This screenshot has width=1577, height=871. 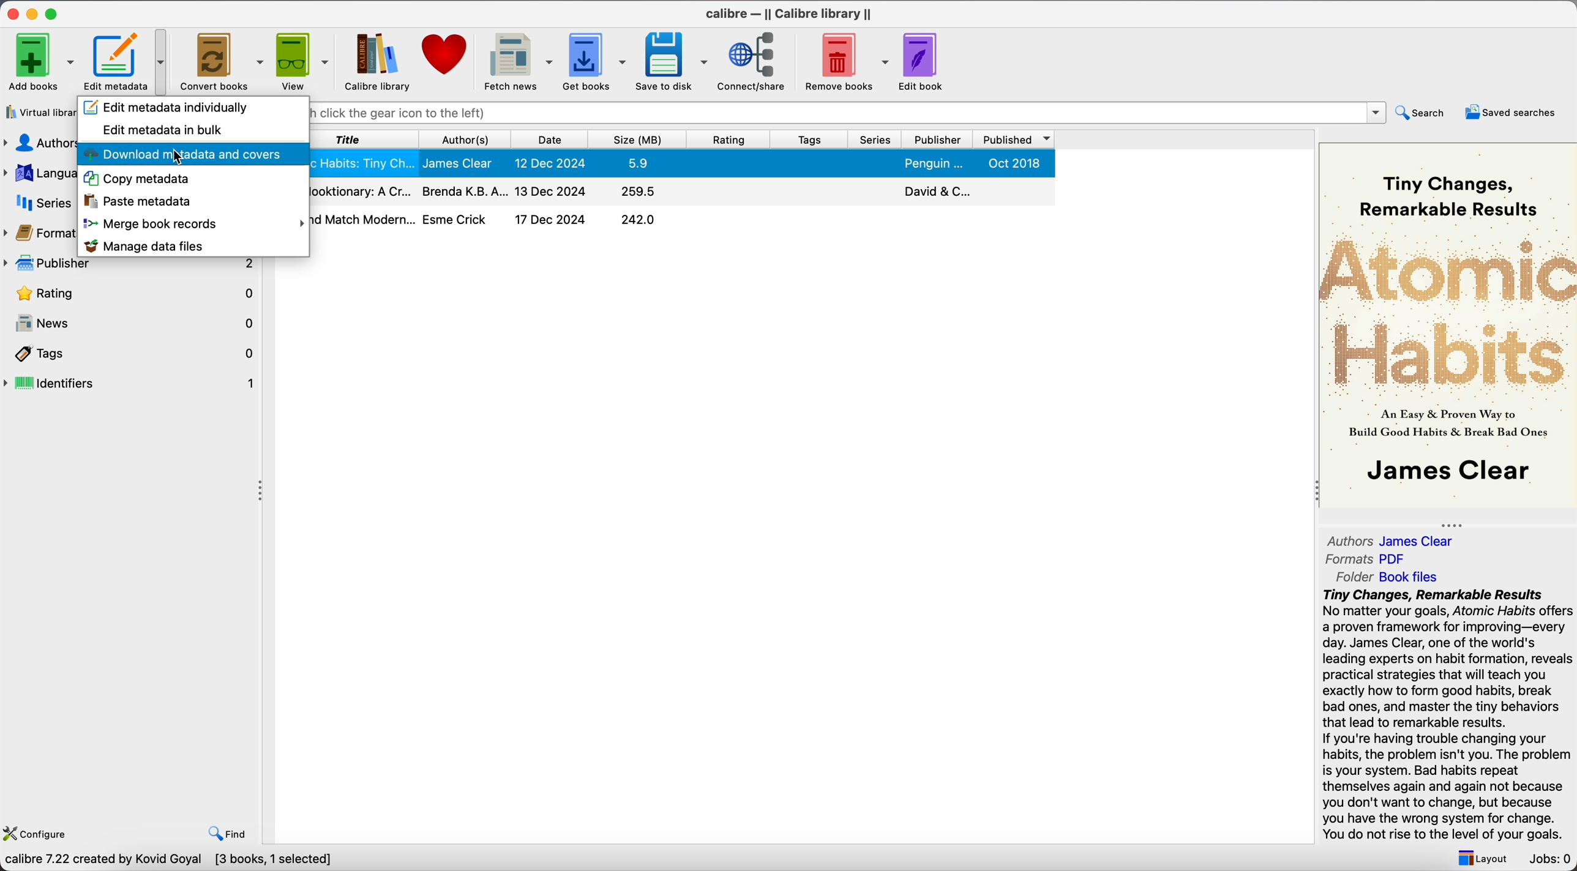 I want to click on Jobs: 0, so click(x=1551, y=858).